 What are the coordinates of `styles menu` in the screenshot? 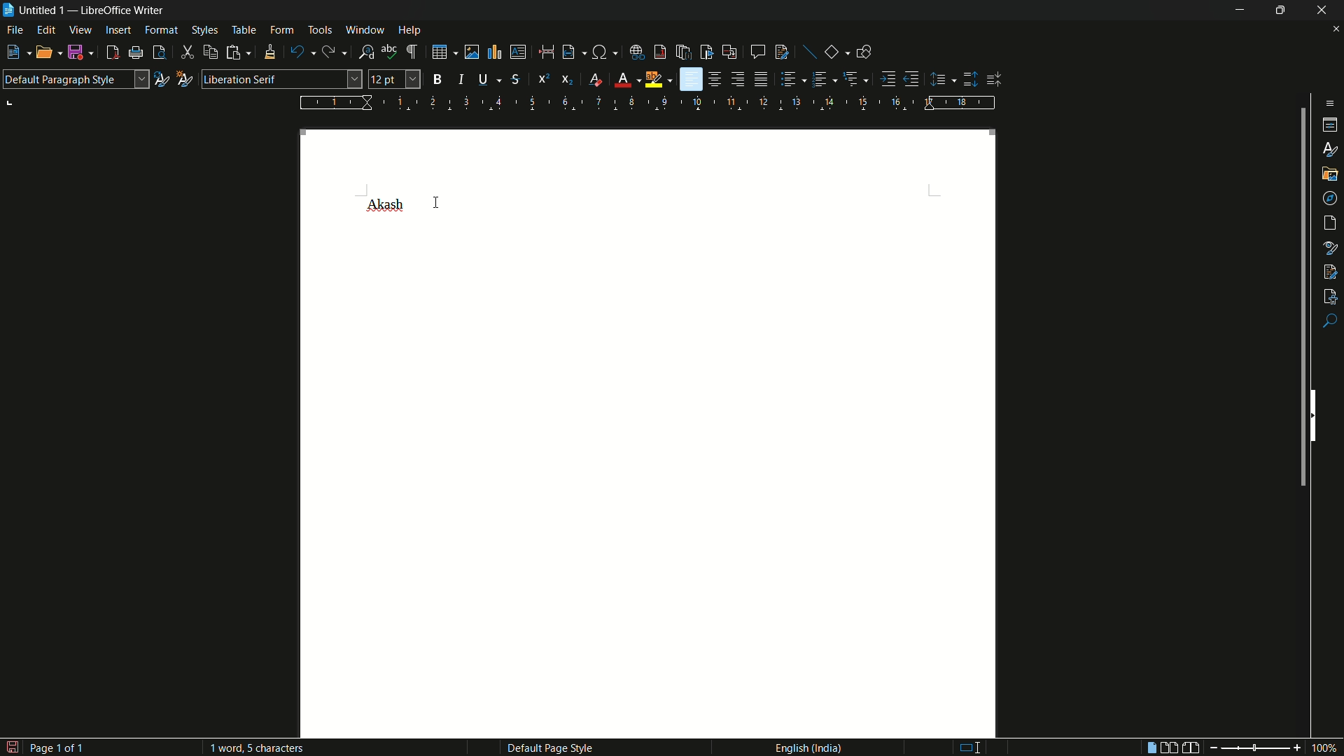 It's located at (204, 30).